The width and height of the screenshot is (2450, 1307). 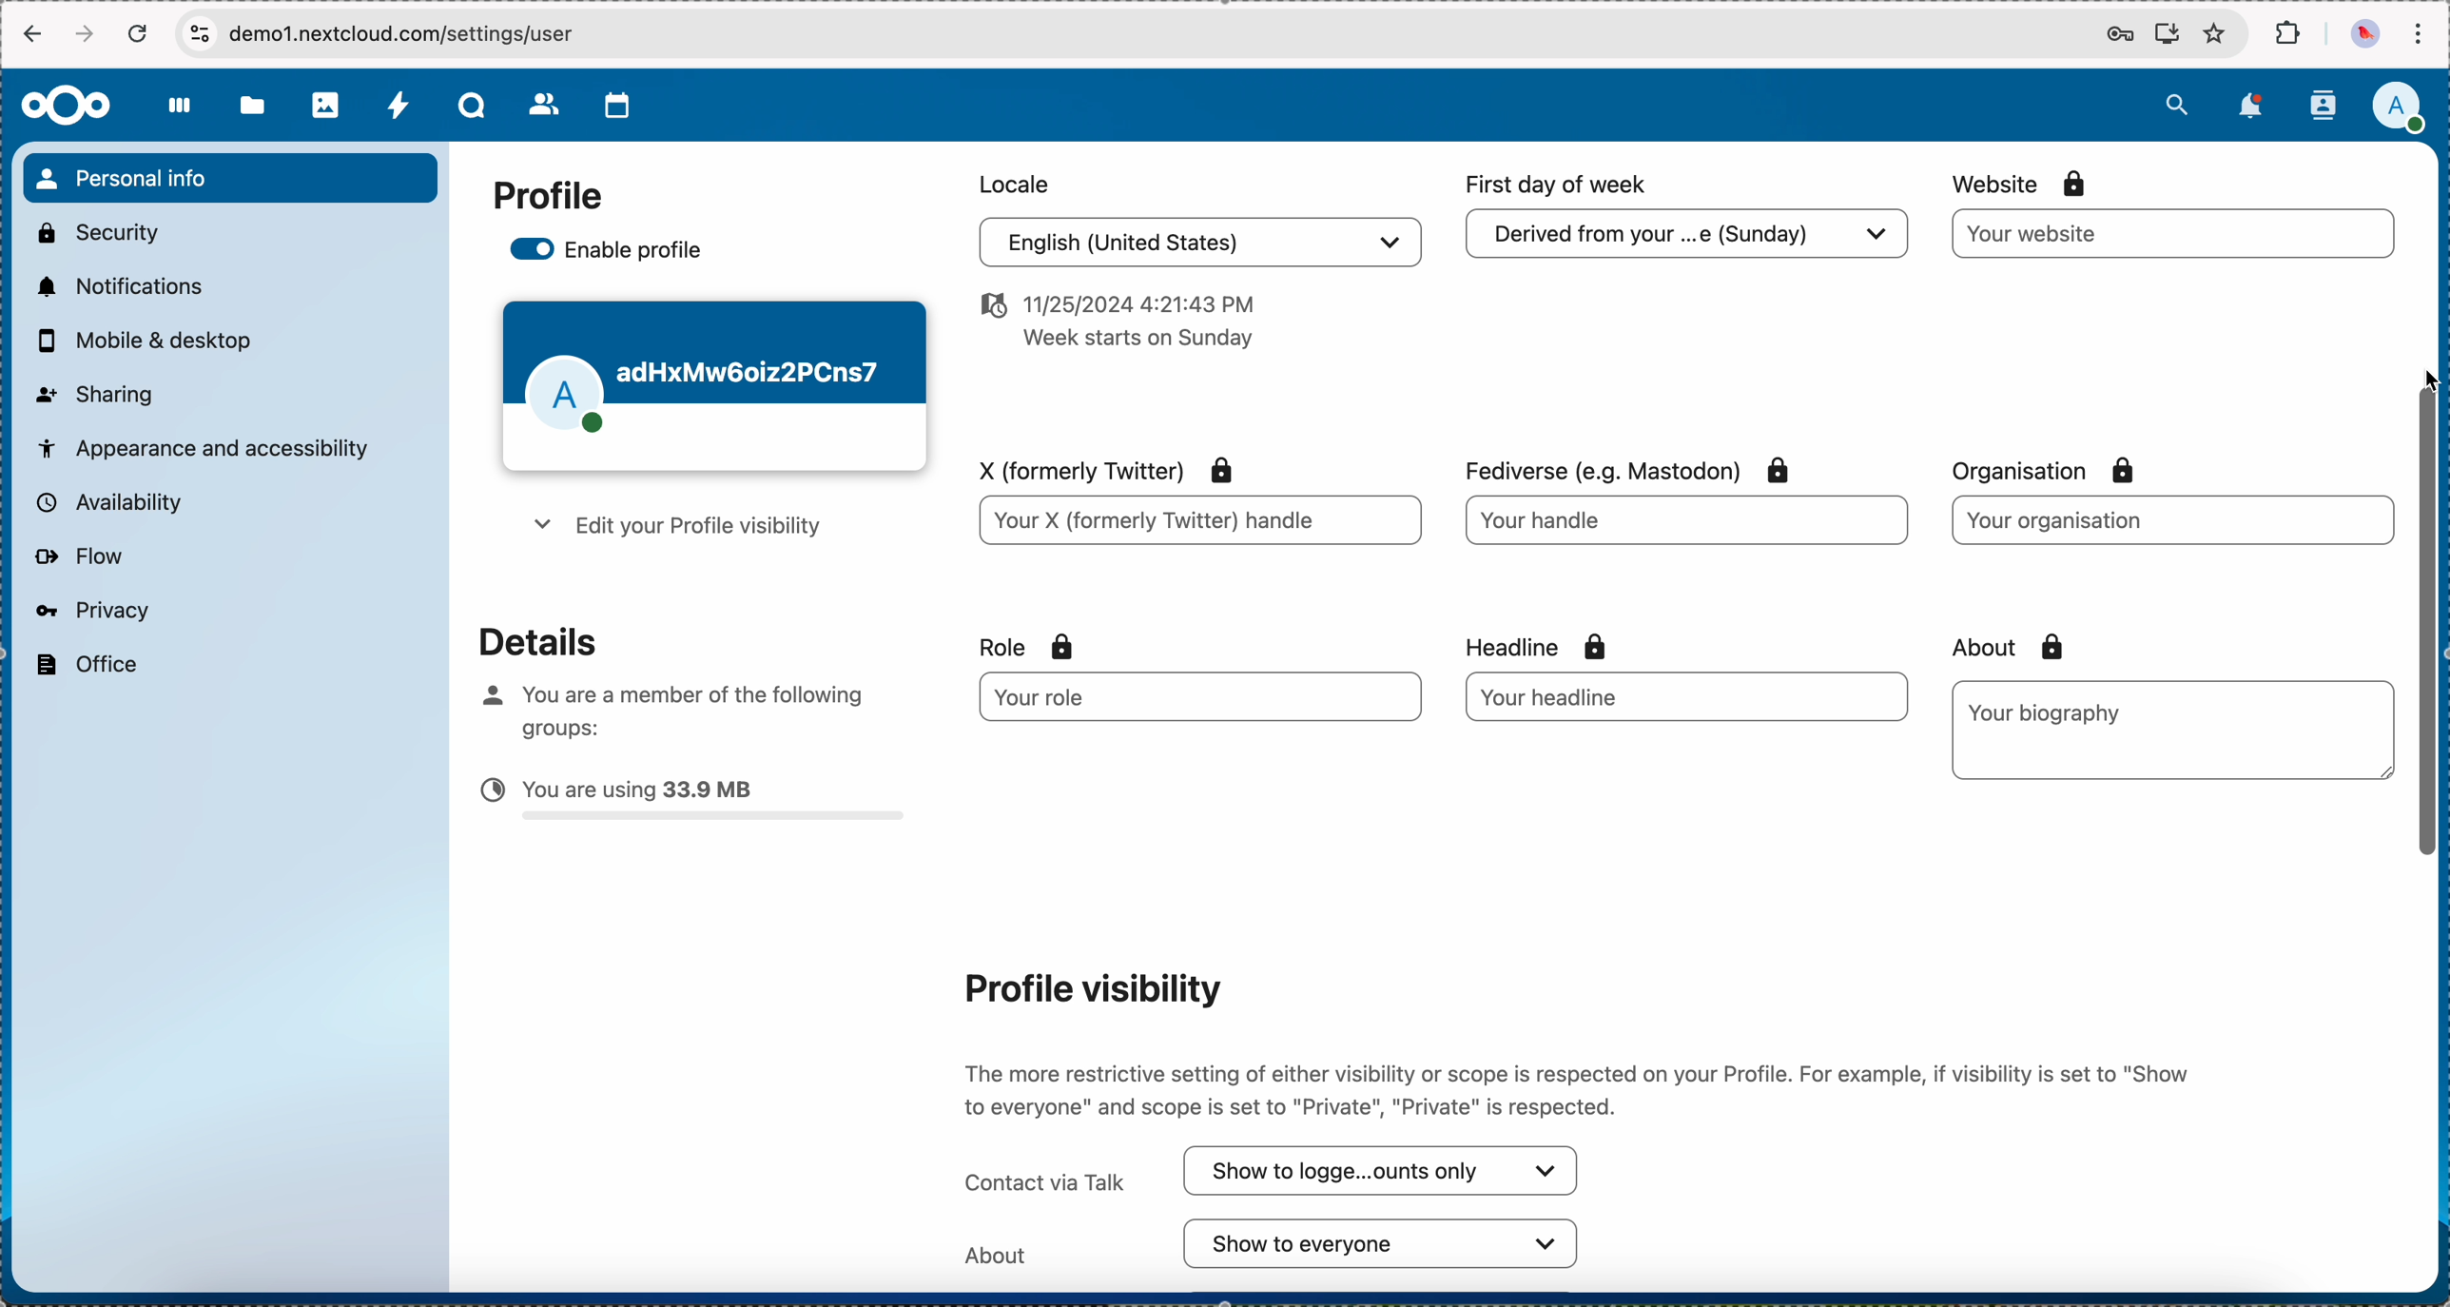 I want to click on profile, so click(x=547, y=197).